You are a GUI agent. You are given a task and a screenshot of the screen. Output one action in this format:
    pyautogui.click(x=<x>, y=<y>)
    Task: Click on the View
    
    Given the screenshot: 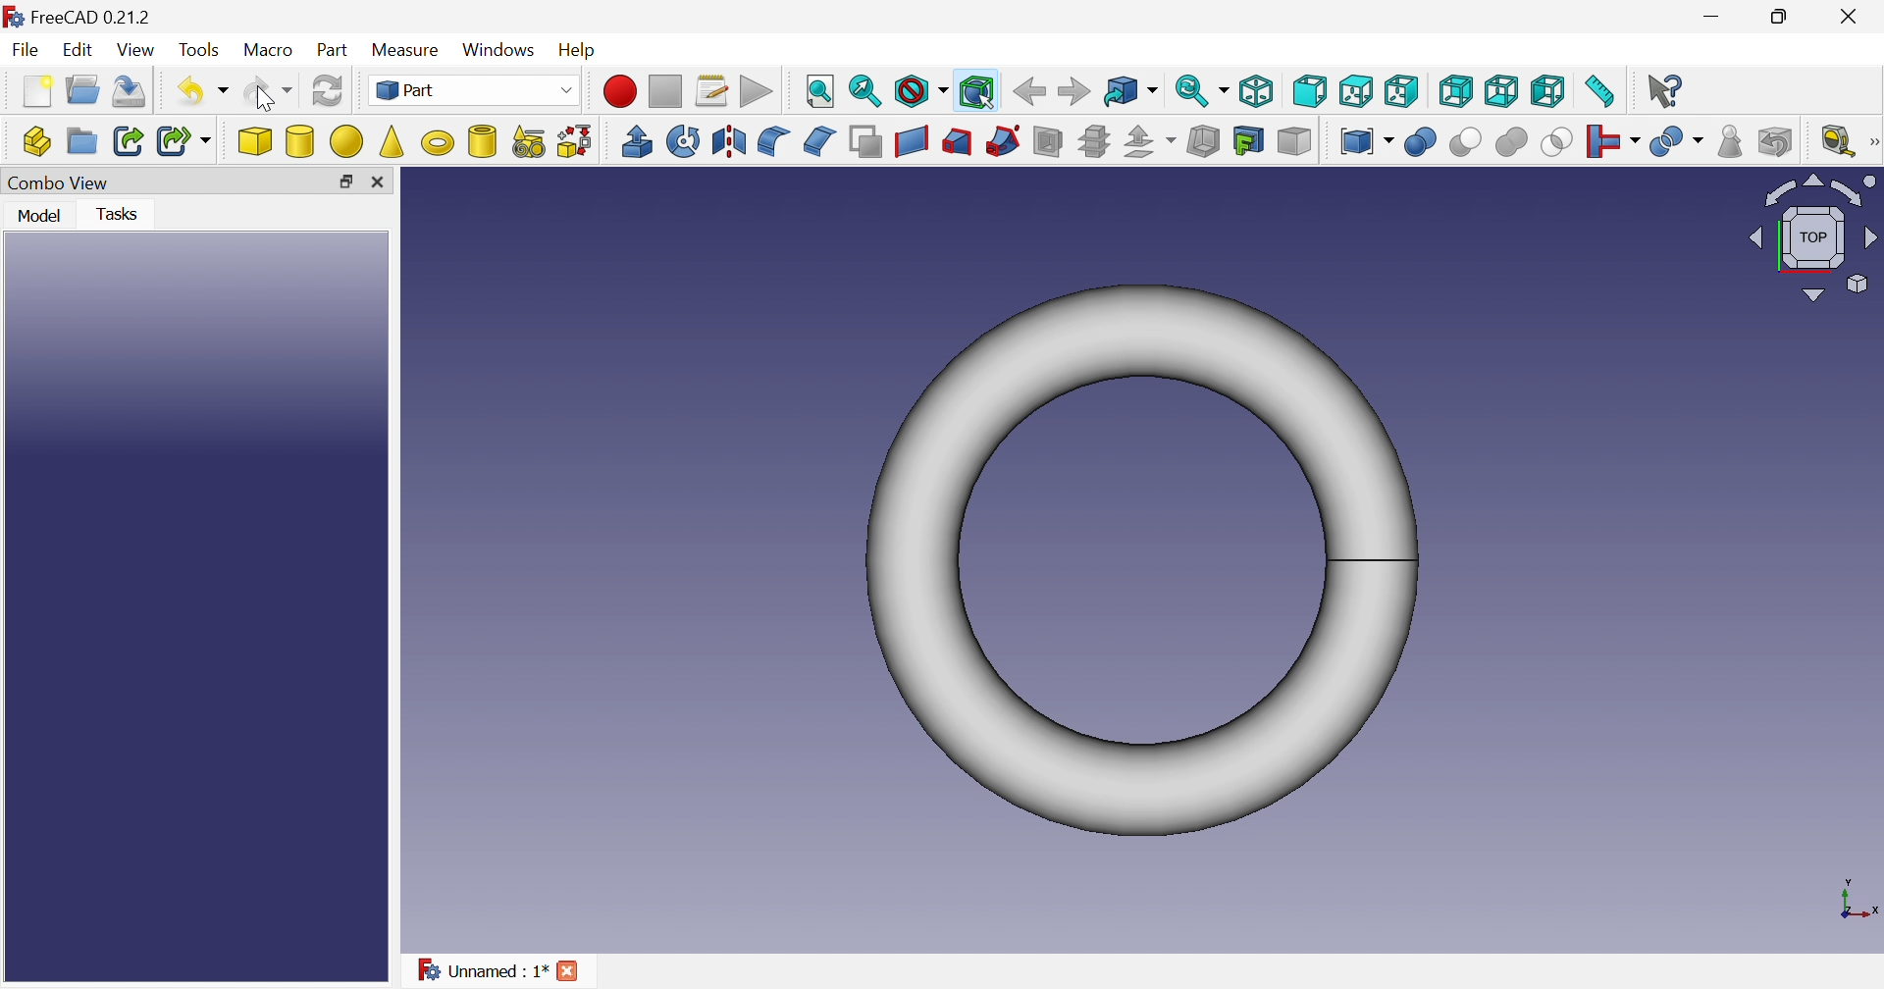 What is the action you would take?
    pyautogui.click(x=133, y=50)
    